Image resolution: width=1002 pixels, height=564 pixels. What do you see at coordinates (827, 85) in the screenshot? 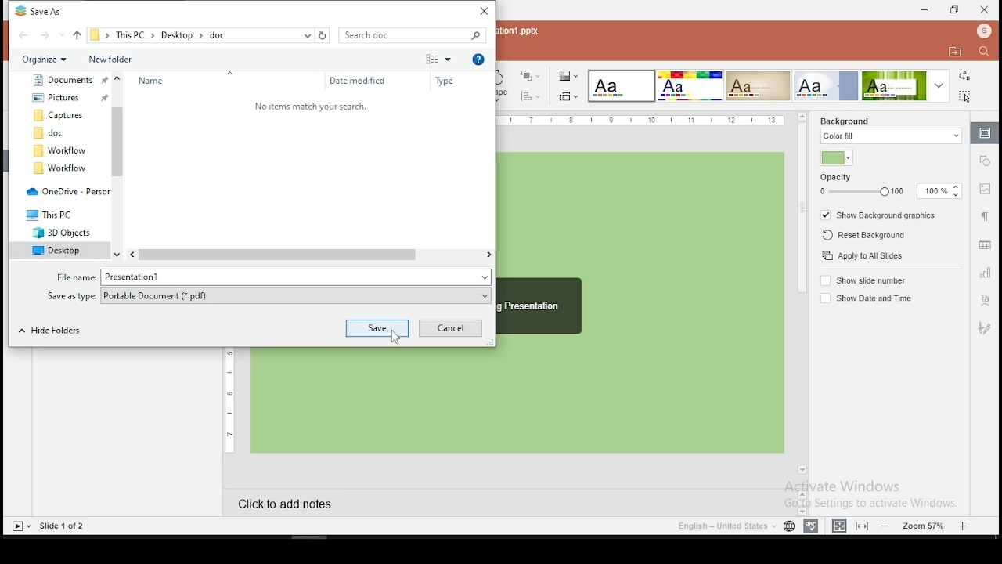
I see `select color theme` at bounding box center [827, 85].